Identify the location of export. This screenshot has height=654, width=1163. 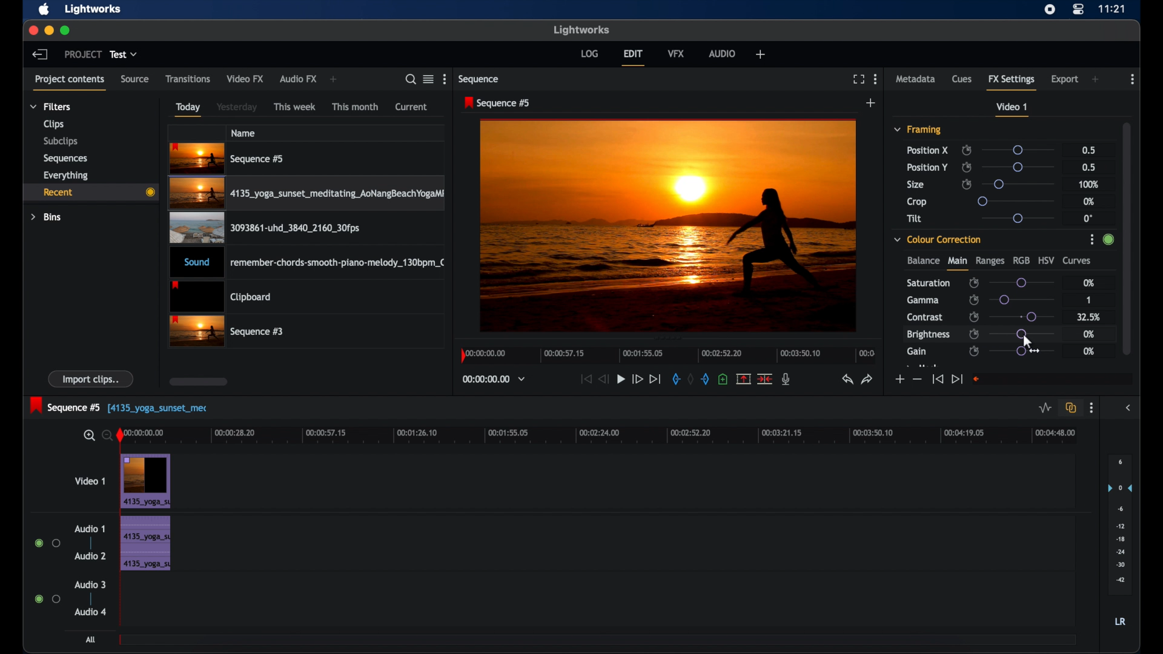
(1065, 79).